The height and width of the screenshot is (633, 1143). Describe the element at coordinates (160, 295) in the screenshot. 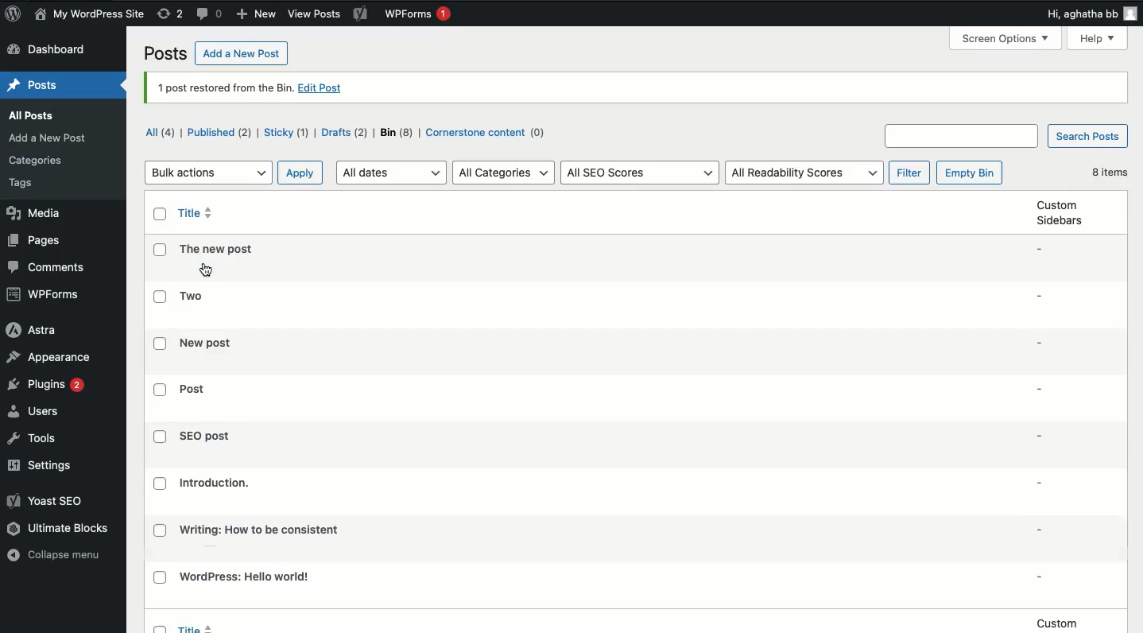

I see `Checkbox` at that location.